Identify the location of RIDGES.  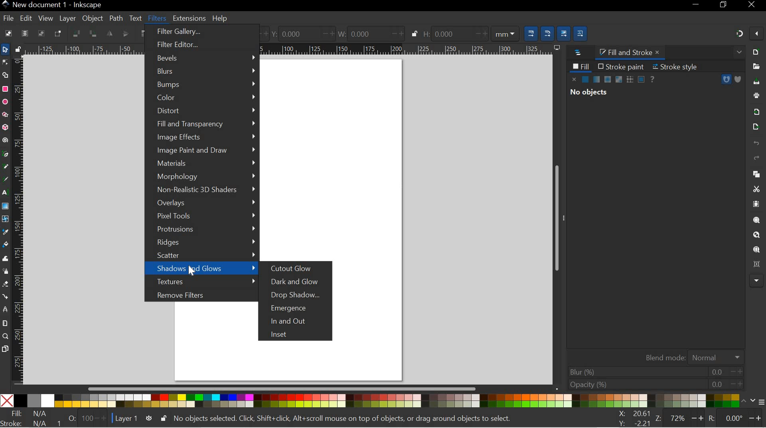
(201, 243).